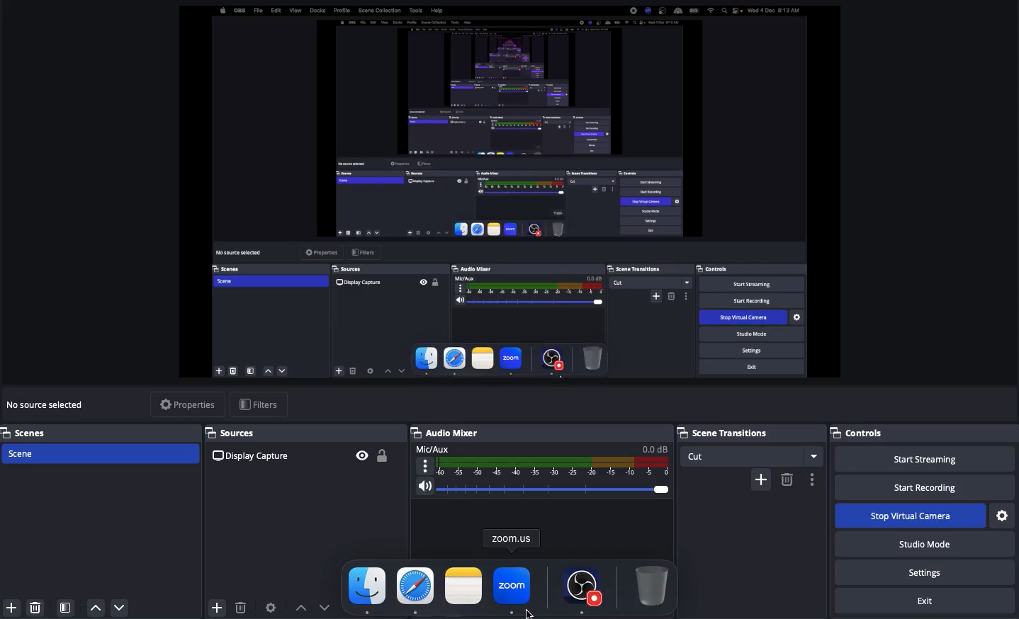 Image resolution: width=1019 pixels, height=619 pixels. I want to click on Stop virtual camera, so click(911, 516).